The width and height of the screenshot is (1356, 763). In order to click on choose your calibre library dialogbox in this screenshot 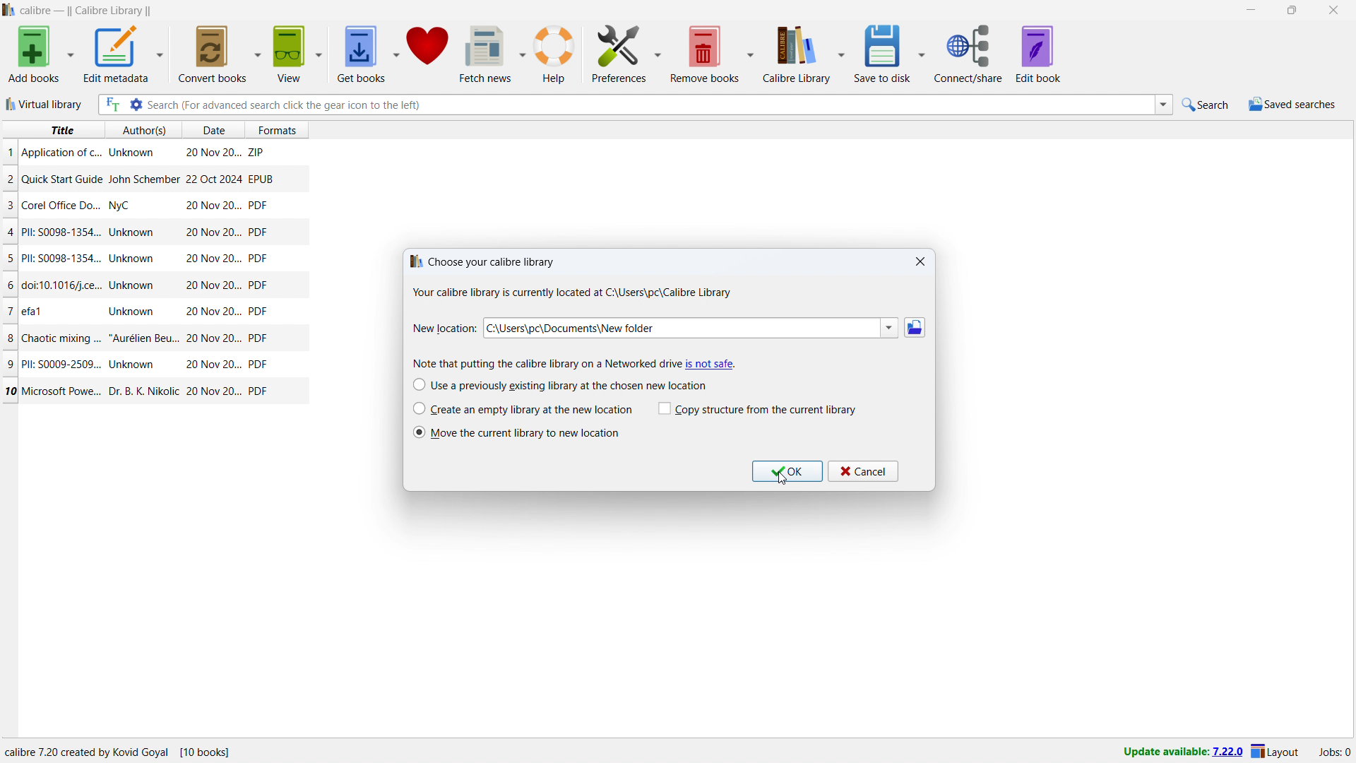, I will do `click(569, 278)`.